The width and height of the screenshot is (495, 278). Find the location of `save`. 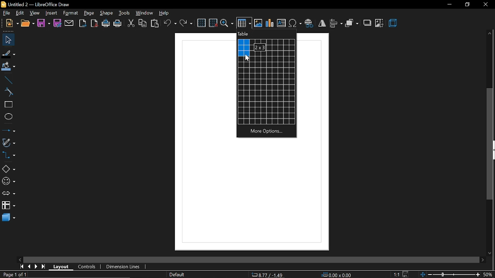

save is located at coordinates (44, 23).